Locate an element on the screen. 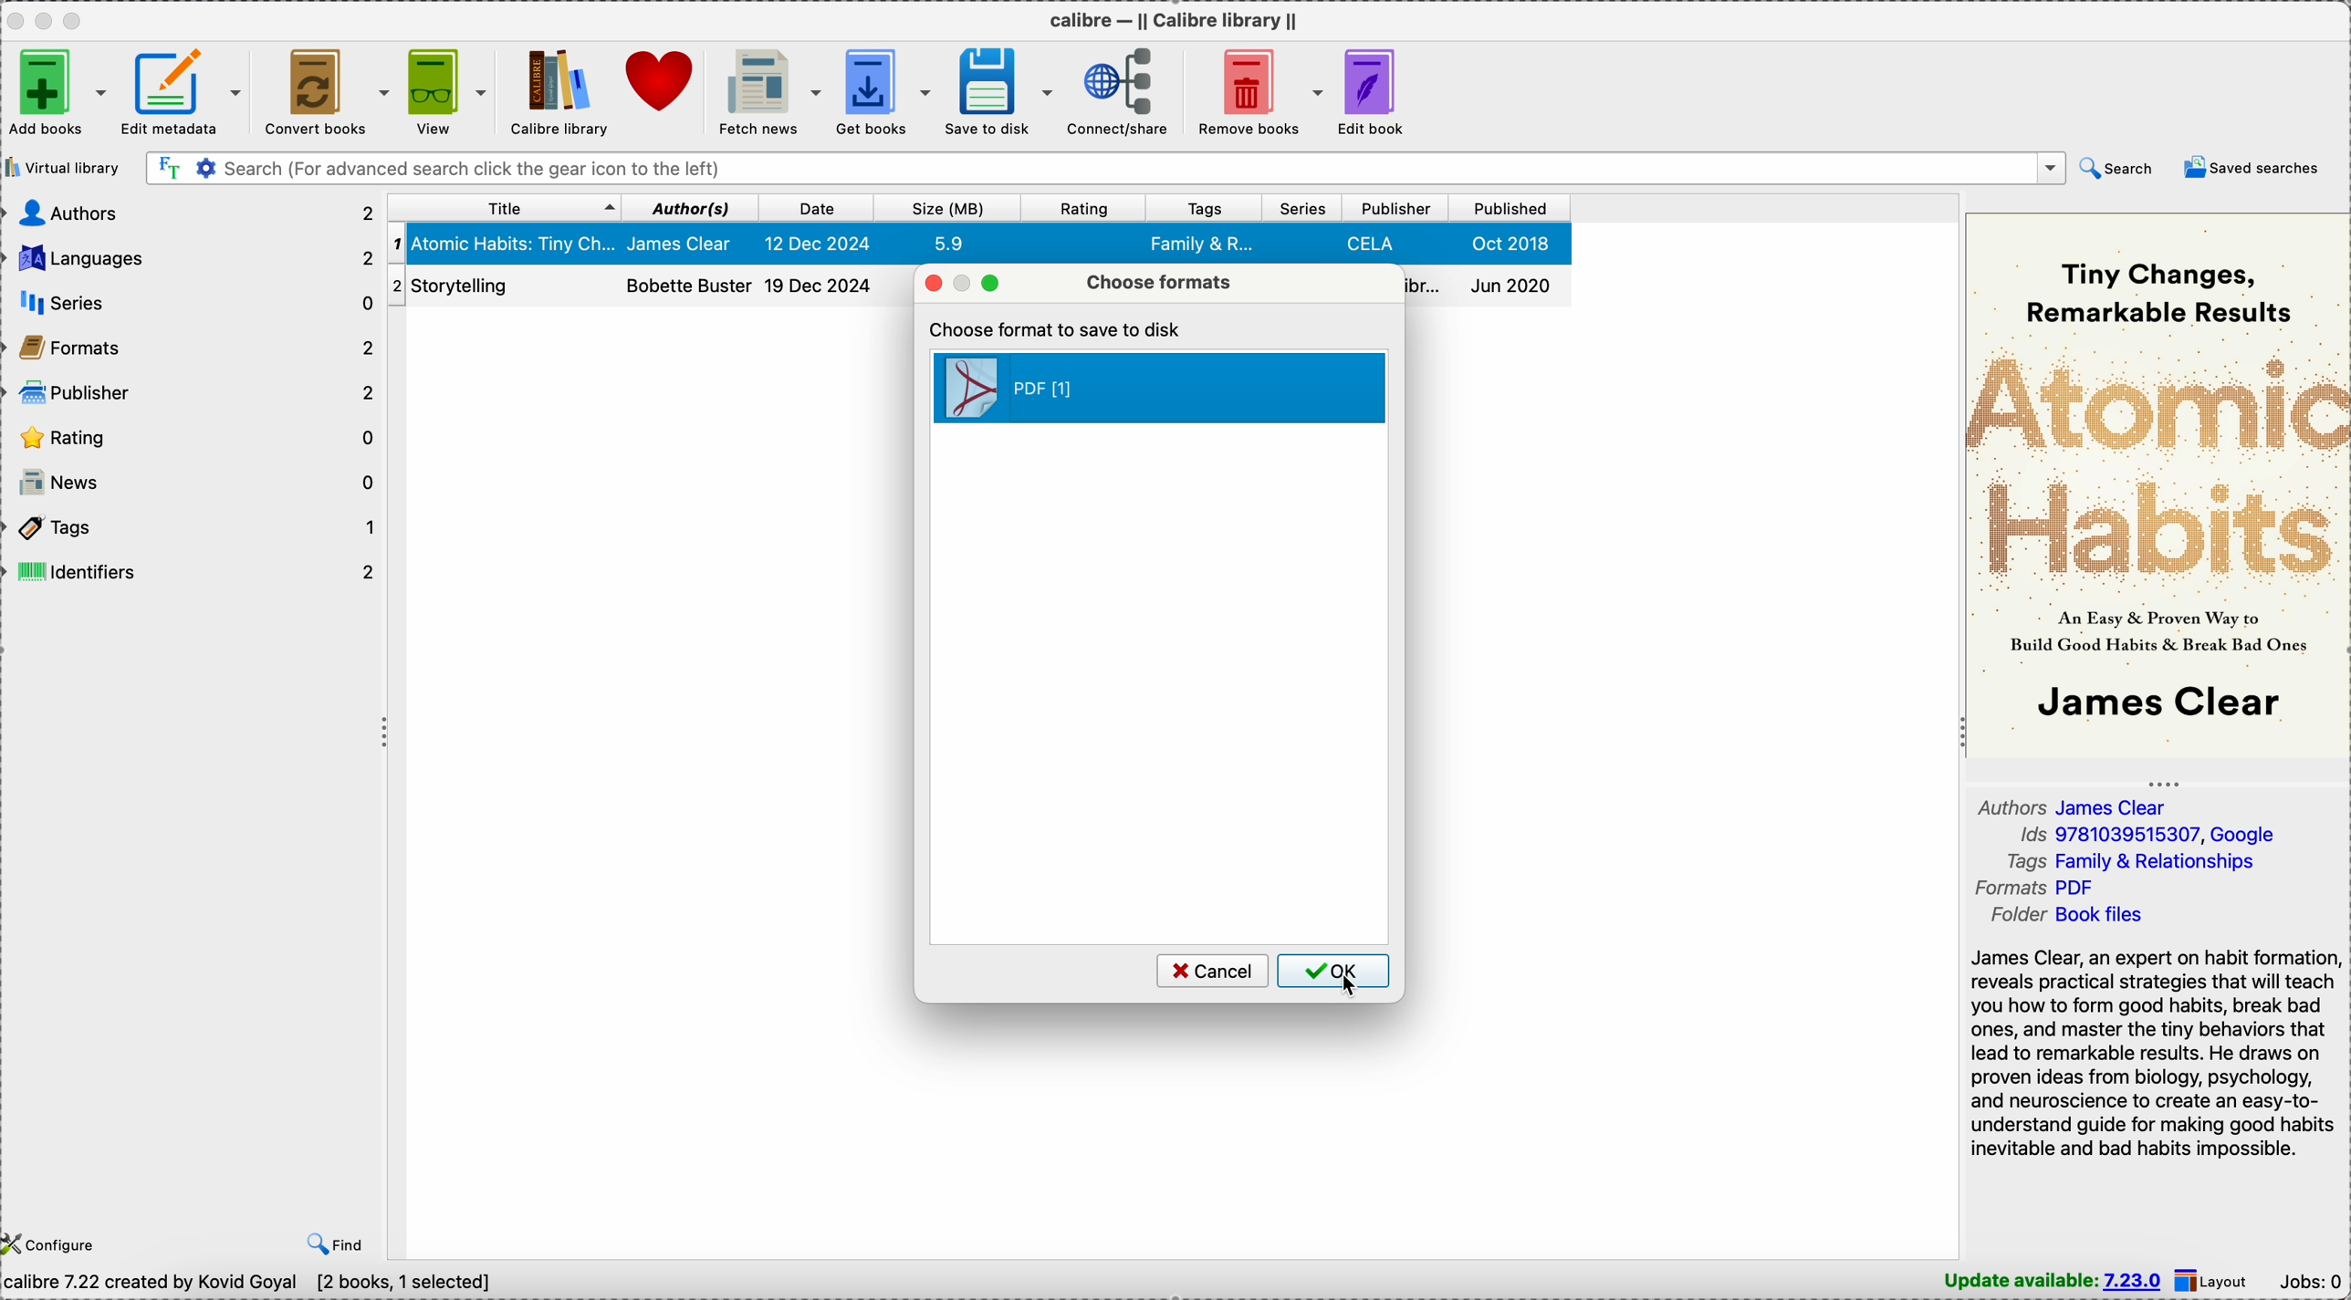  Jun 2020 is located at coordinates (1489, 286).